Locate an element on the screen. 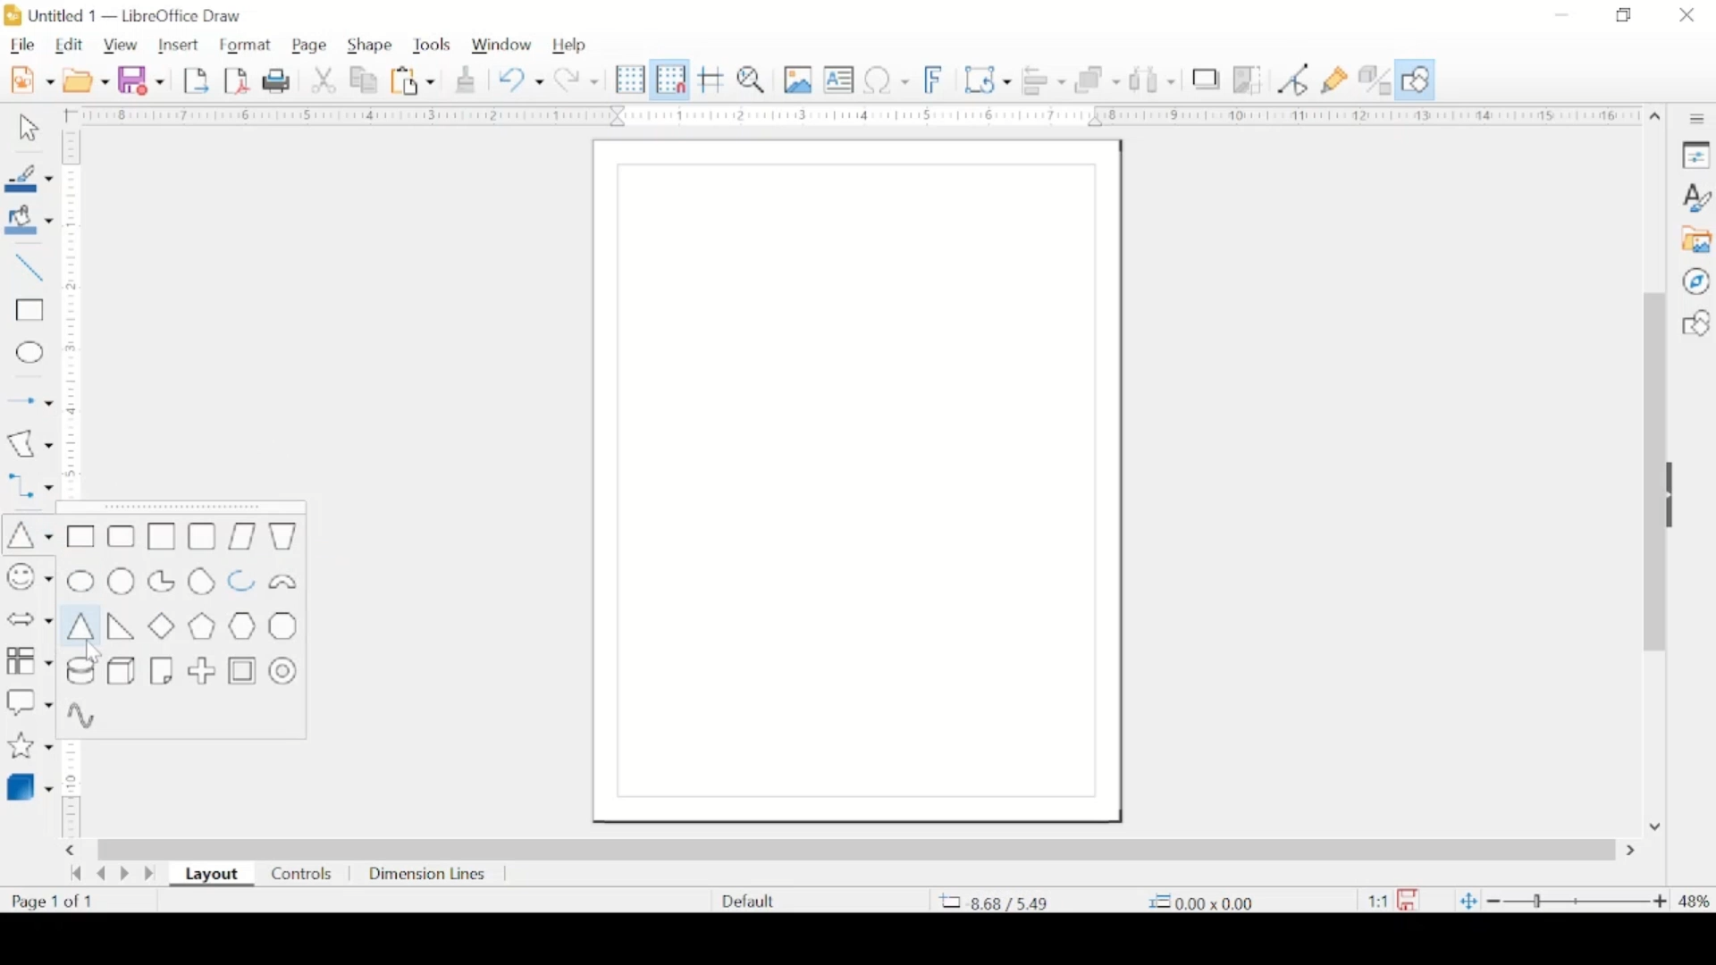 Image resolution: width=1716 pixels, height=965 pixels. insert rectangle is located at coordinates (28, 313).